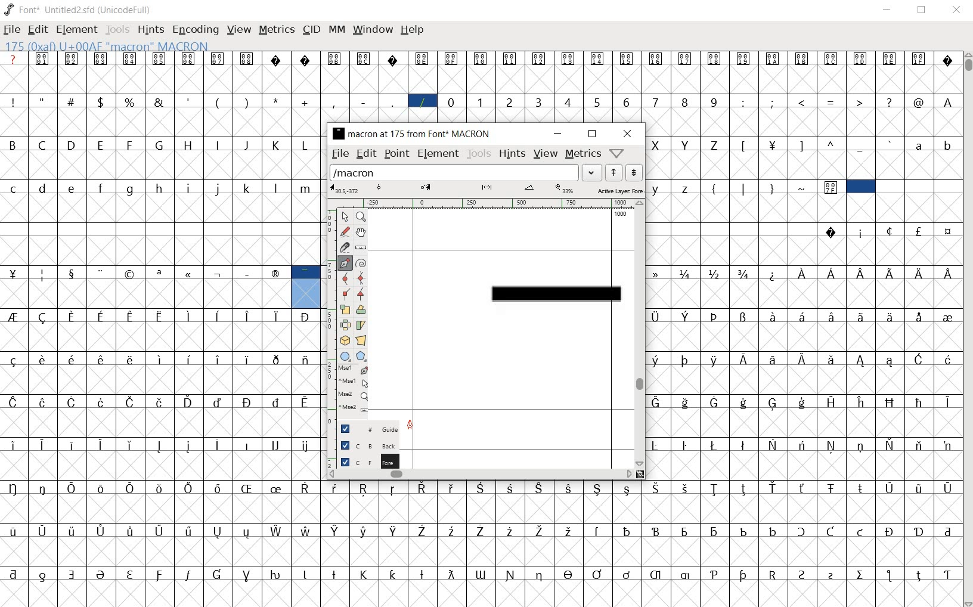  I want to click on Symbol, so click(744, 358).